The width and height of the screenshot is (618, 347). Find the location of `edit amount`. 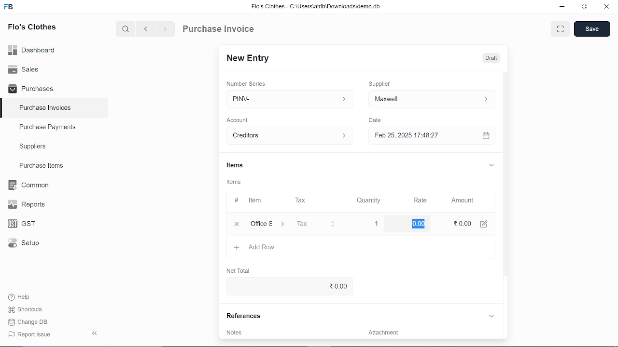

edit amount is located at coordinates (487, 224).